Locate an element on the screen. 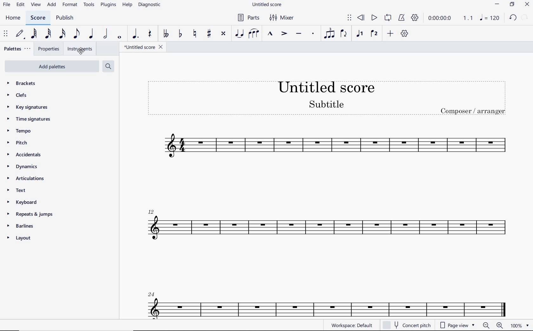 The width and height of the screenshot is (533, 331). restore down is located at coordinates (512, 4).